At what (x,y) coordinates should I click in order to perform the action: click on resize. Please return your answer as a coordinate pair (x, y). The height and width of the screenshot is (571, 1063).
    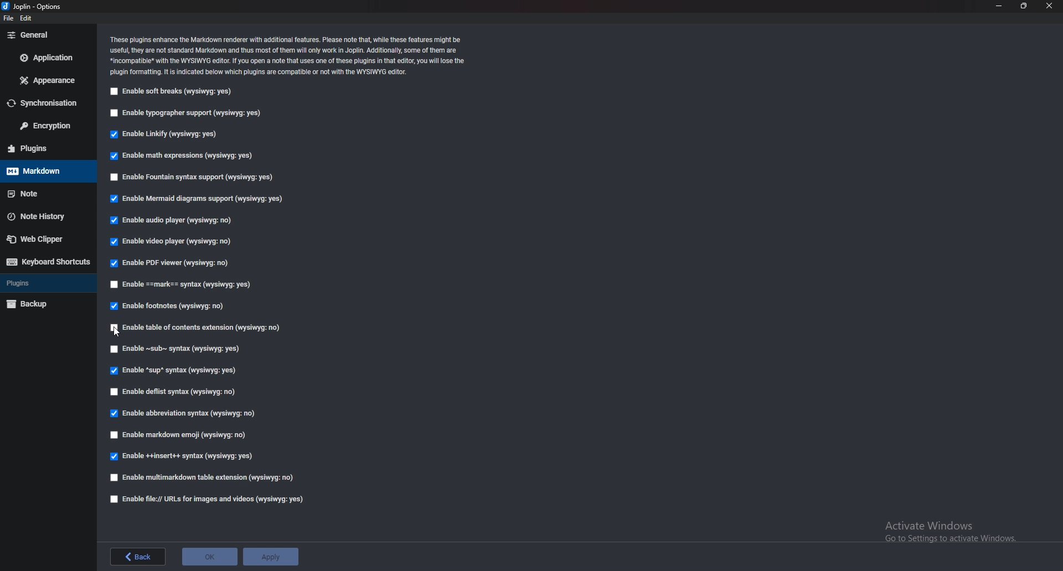
    Looking at the image, I should click on (1023, 6).